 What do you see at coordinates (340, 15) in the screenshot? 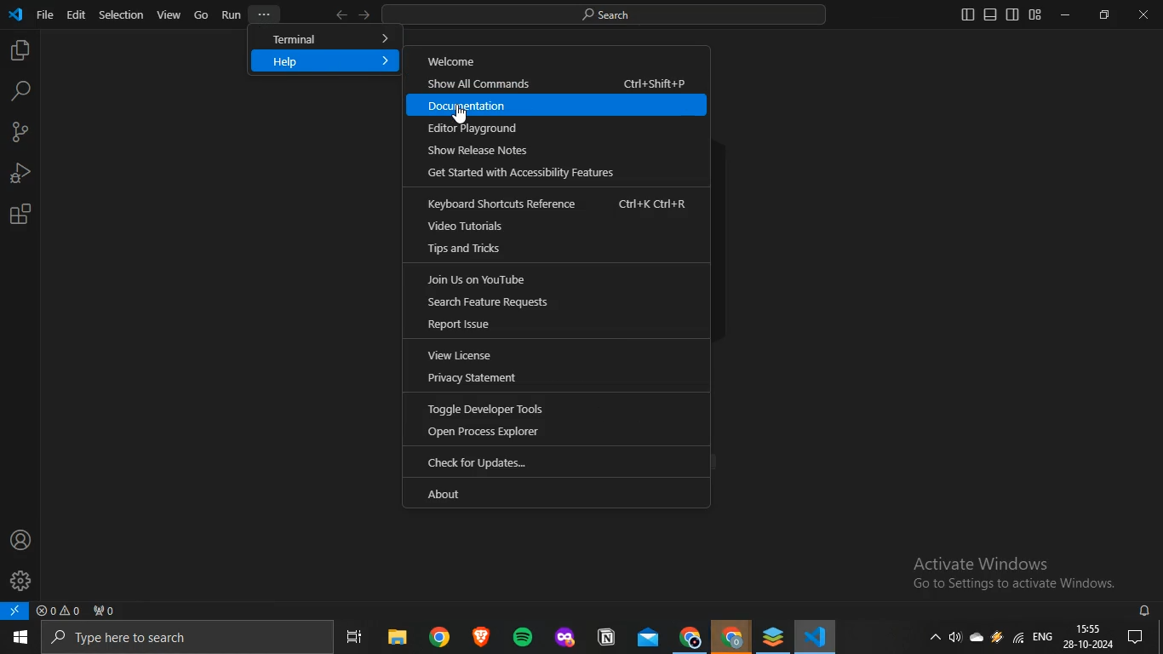
I see `back` at bounding box center [340, 15].